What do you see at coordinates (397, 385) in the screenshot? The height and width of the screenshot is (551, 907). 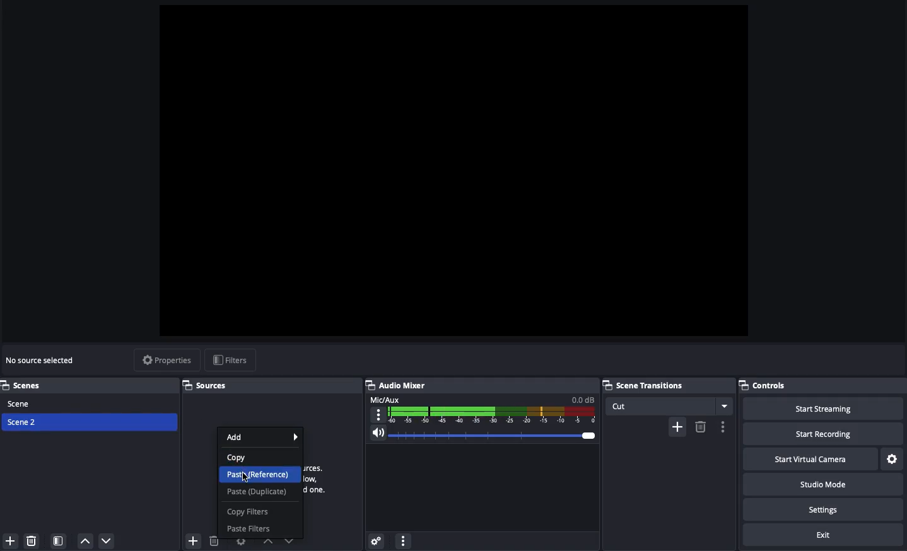 I see `Audio mixer` at bounding box center [397, 385].